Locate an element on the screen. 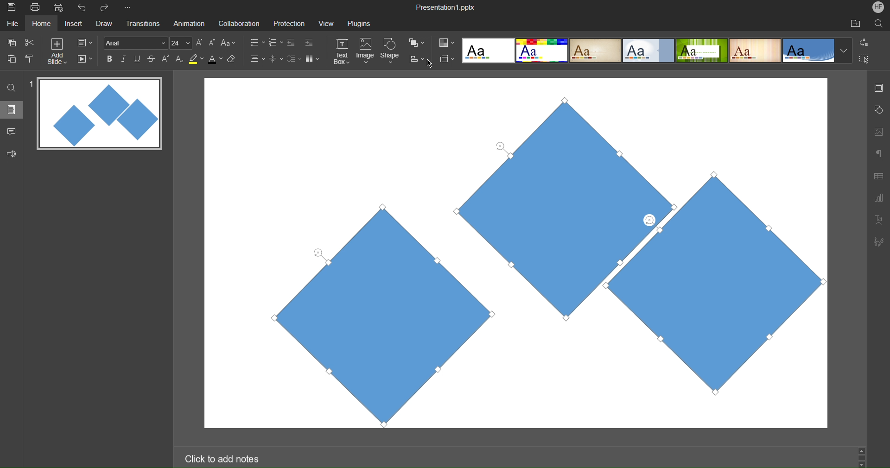 The width and height of the screenshot is (890, 468). Graph is located at coordinates (878, 199).